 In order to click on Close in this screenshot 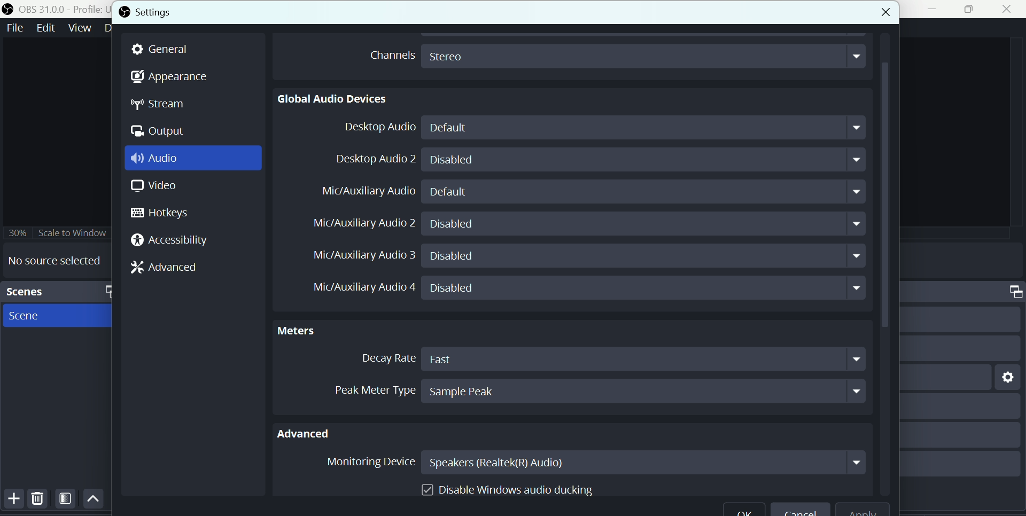, I will do `click(1007, 10)`.